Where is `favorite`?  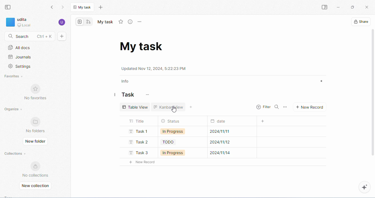 favorite is located at coordinates (121, 22).